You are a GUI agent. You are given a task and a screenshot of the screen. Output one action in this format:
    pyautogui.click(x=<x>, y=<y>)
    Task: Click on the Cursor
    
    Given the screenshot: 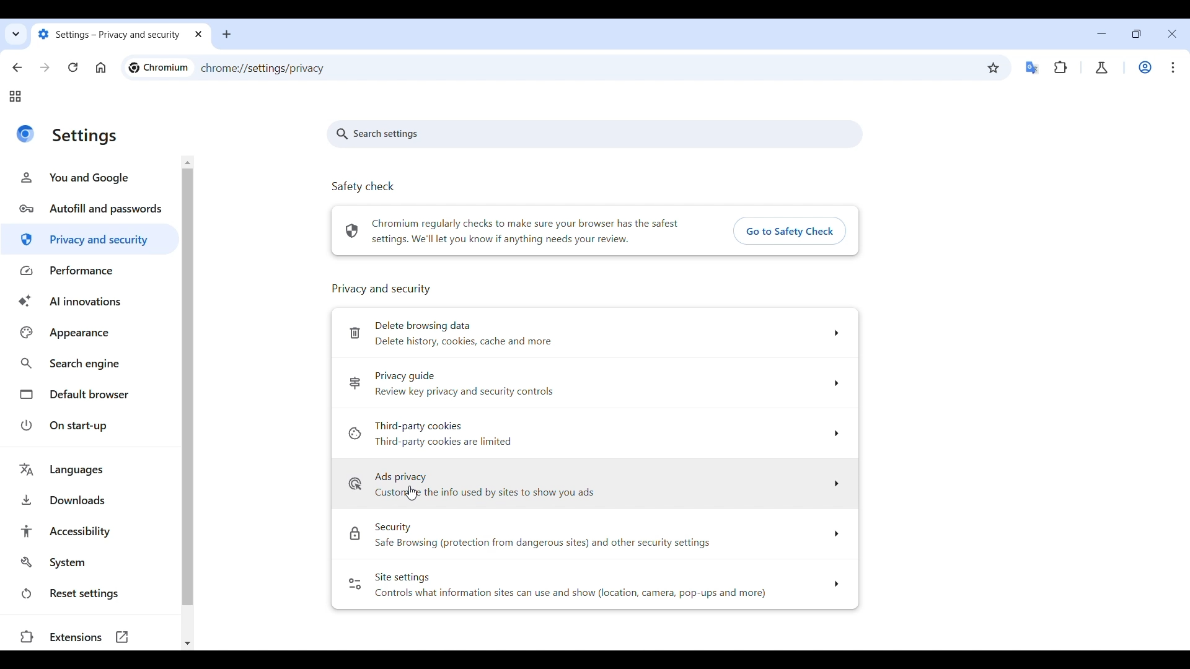 What is the action you would take?
    pyautogui.click(x=410, y=492)
    